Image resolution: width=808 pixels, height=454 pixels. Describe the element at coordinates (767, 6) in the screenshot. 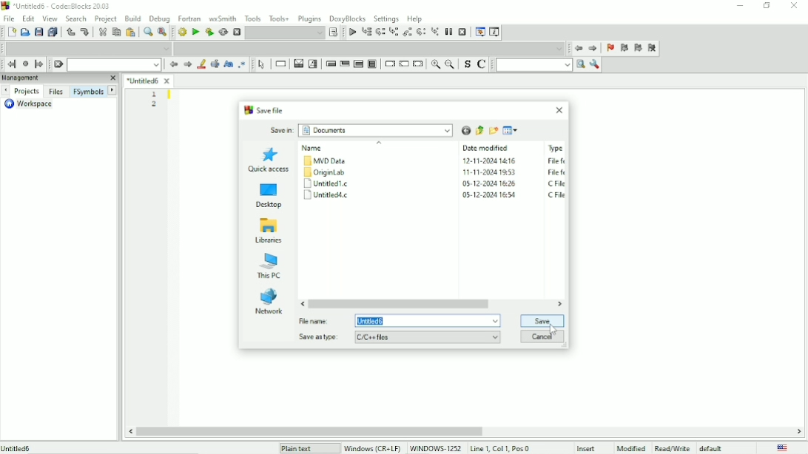

I see `Restore down` at that location.